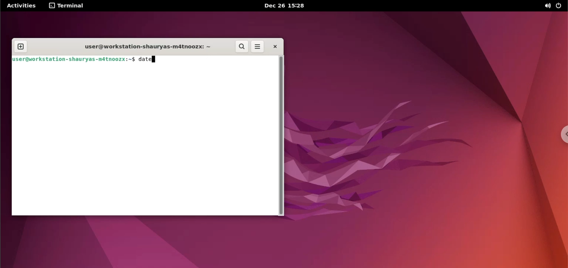 This screenshot has height=268, width=568. Describe the element at coordinates (21, 47) in the screenshot. I see `new terminal tab` at that location.